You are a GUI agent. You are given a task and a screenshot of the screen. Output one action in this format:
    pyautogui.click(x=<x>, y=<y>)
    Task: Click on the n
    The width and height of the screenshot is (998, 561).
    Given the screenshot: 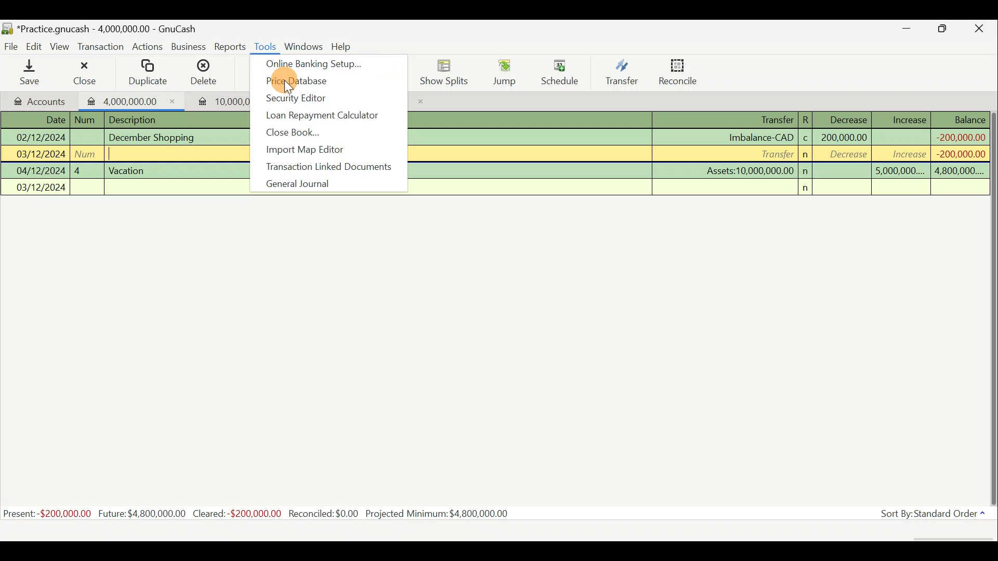 What is the action you would take?
    pyautogui.click(x=809, y=188)
    